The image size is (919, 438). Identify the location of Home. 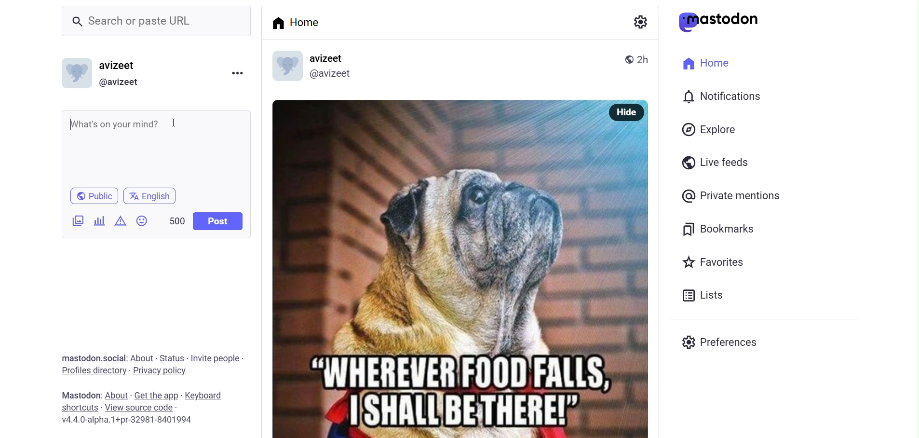
(304, 24).